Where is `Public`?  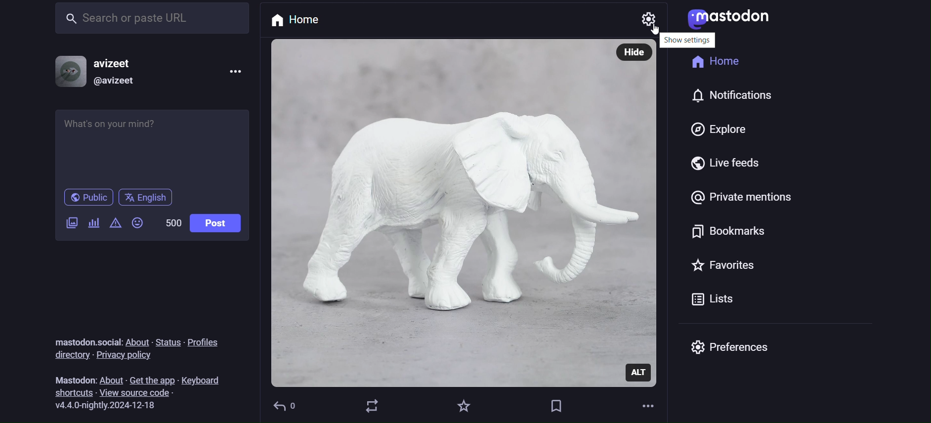 Public is located at coordinates (87, 198).